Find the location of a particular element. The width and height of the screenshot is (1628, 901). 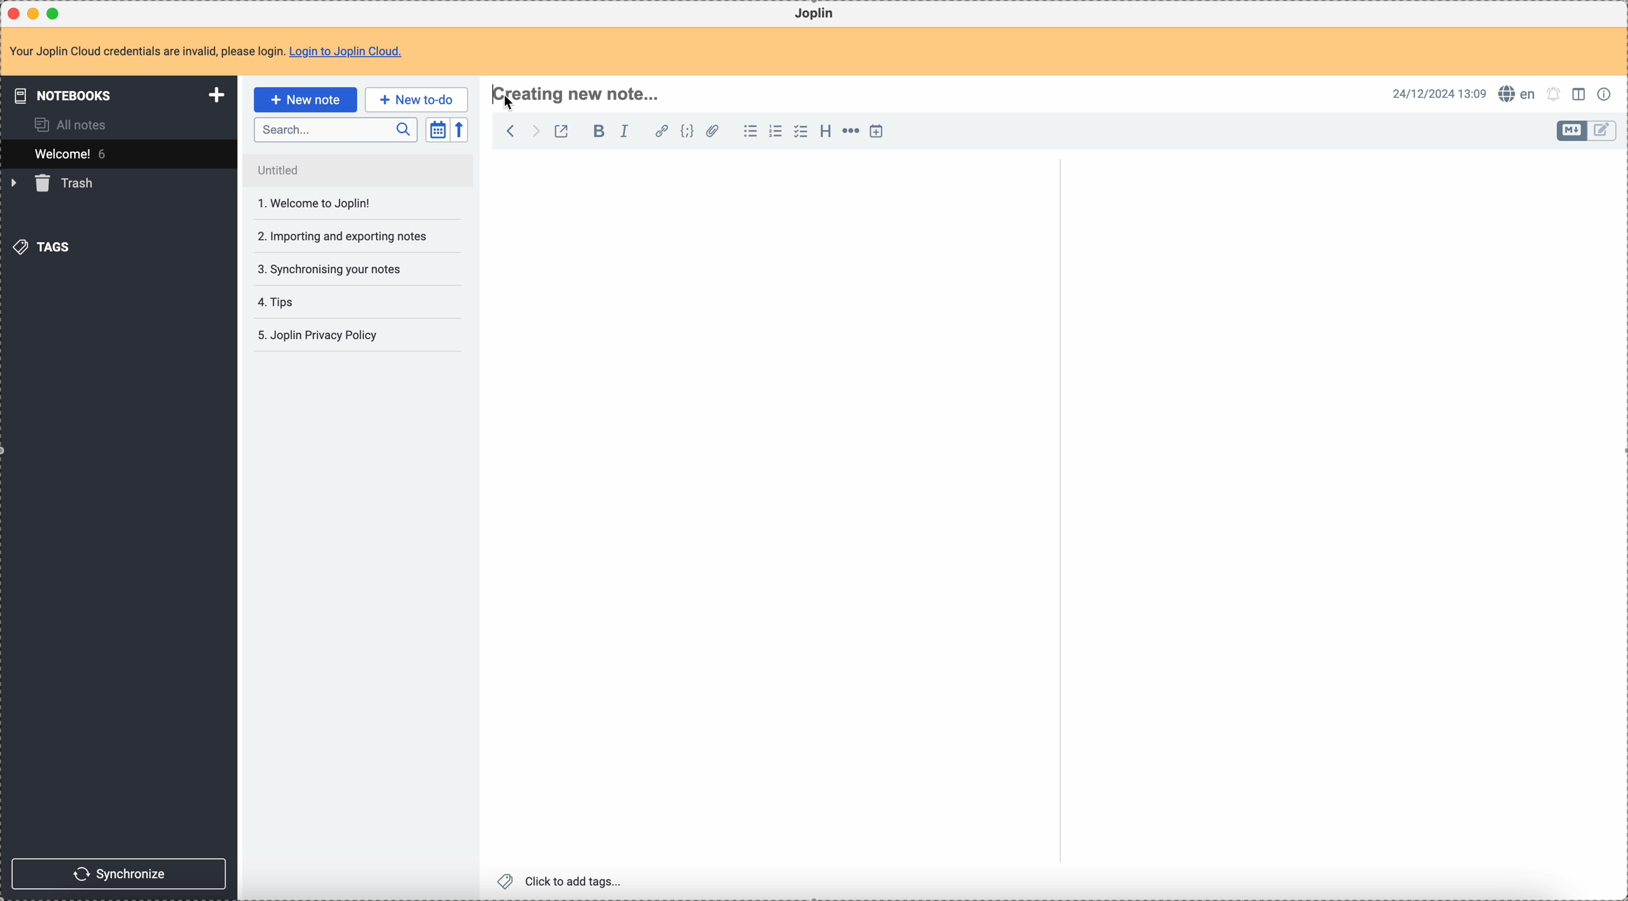

horizontal rule is located at coordinates (849, 133).